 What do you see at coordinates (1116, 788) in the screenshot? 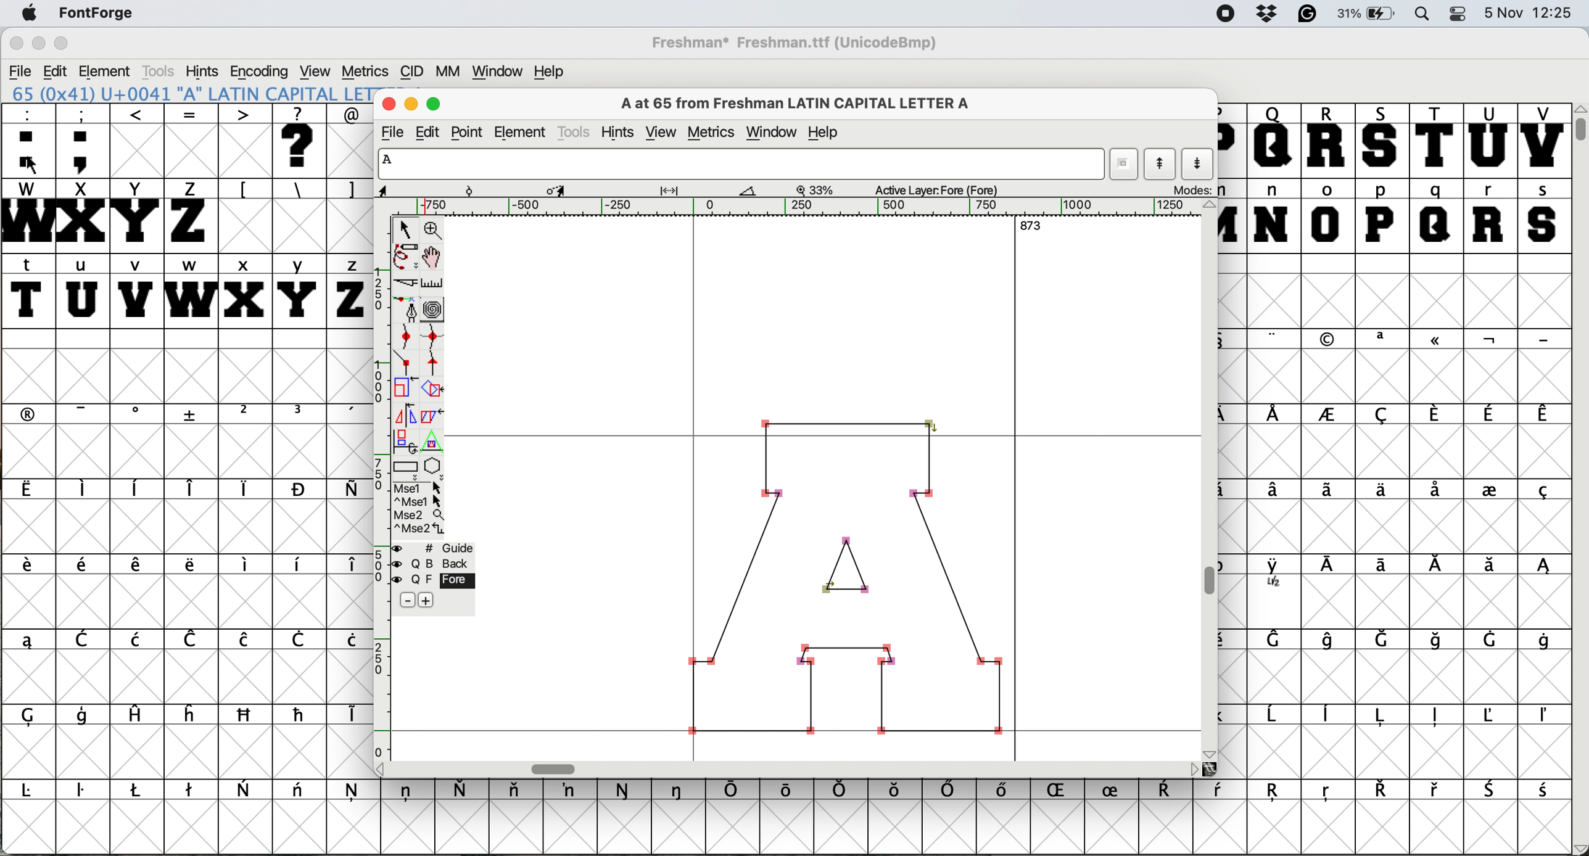
I see `symbol` at bounding box center [1116, 788].